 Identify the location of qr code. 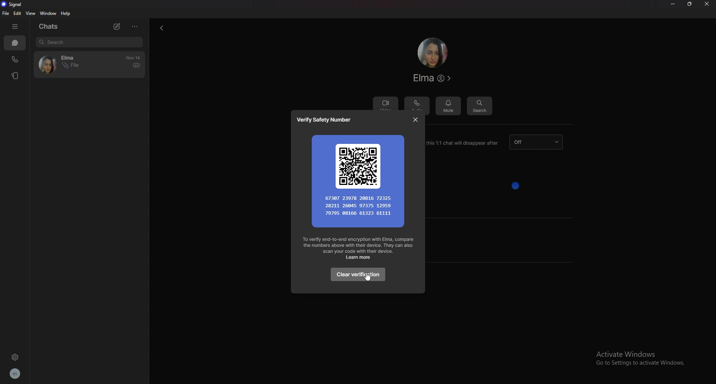
(358, 180).